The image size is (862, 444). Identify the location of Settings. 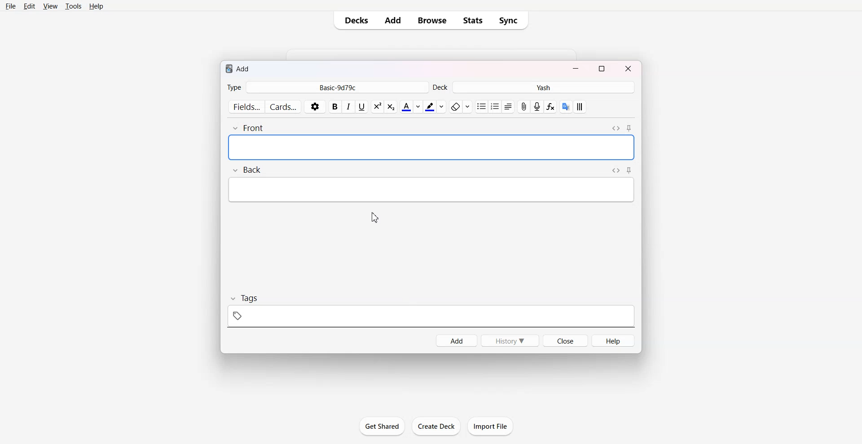
(315, 106).